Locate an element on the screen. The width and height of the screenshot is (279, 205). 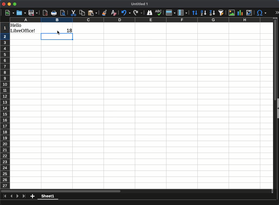
clear formatting is located at coordinates (113, 13).